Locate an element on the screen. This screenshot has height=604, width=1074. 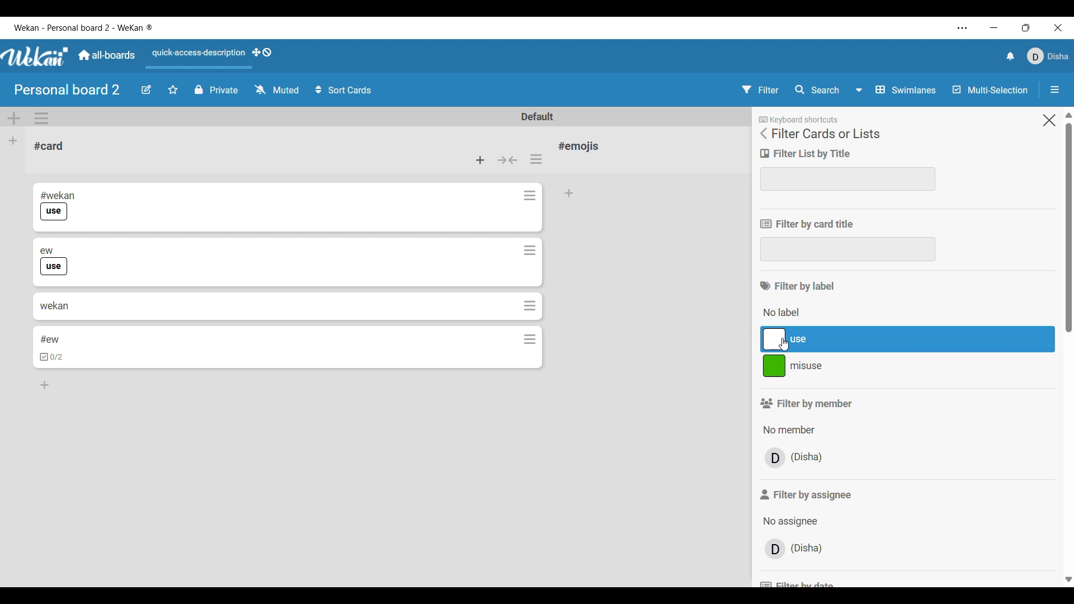
Show desktop drag handles is located at coordinates (262, 52).